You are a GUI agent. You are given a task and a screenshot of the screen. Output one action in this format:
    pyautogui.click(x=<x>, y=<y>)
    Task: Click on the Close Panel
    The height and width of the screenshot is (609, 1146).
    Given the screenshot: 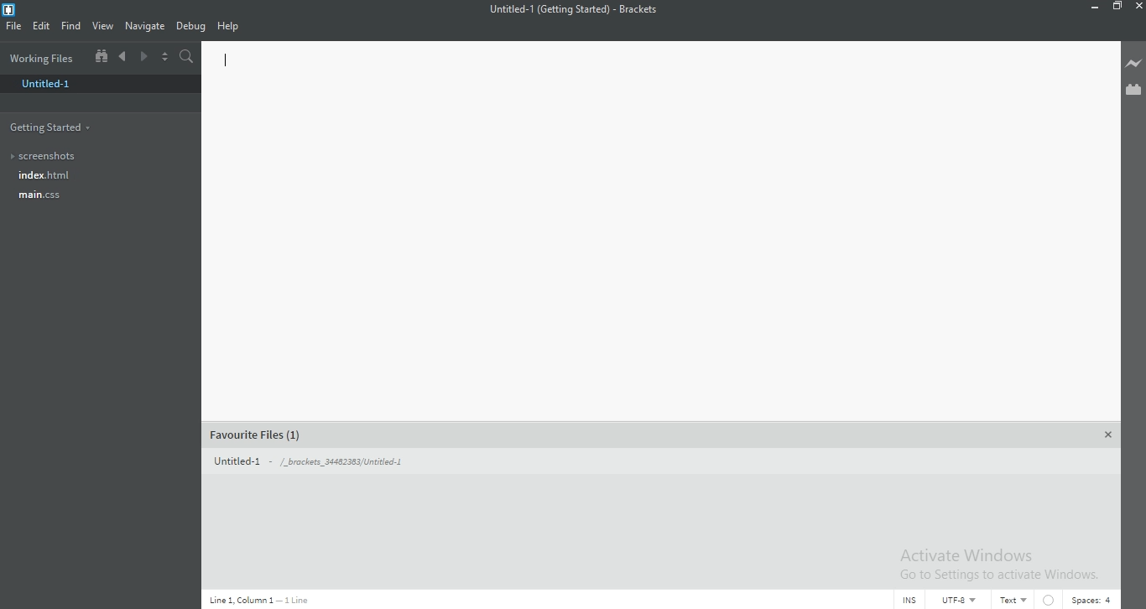 What is the action you would take?
    pyautogui.click(x=1108, y=435)
    